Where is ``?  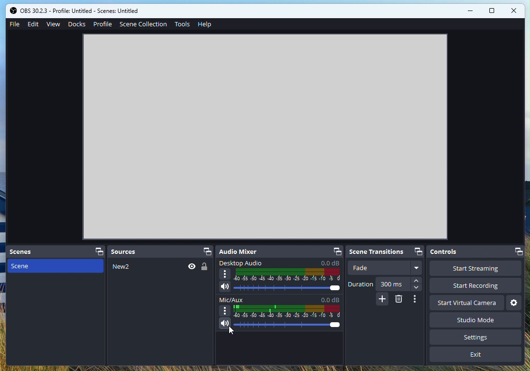
 is located at coordinates (472, 11).